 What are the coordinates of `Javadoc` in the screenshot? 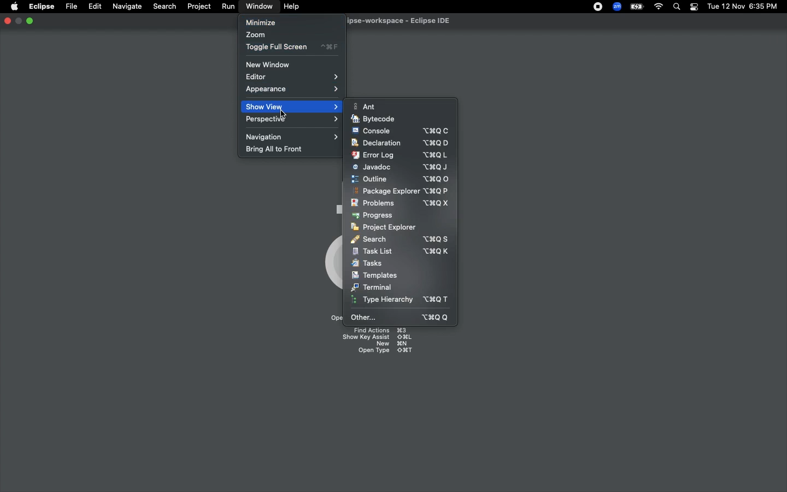 It's located at (400, 167).